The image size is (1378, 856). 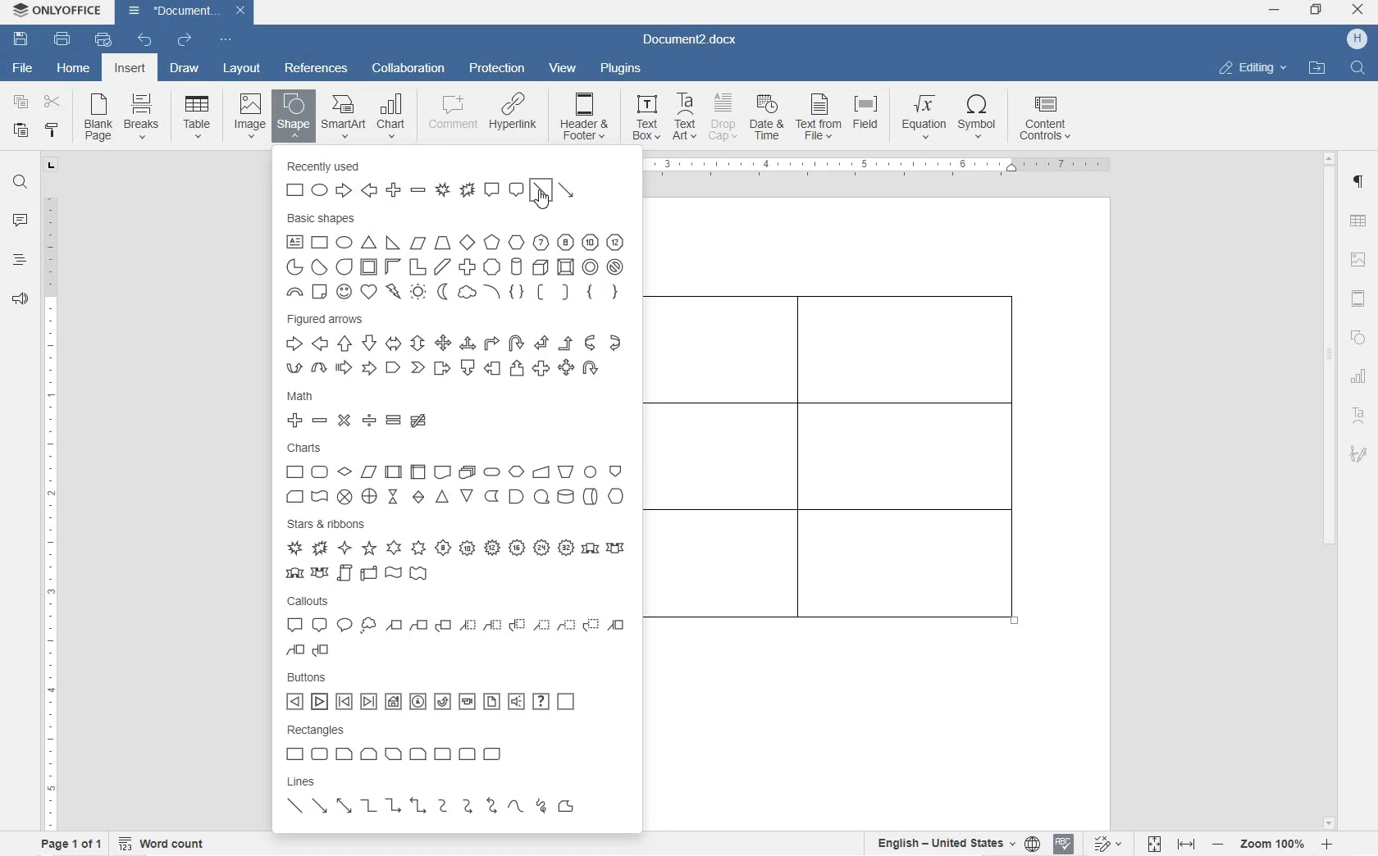 I want to click on copy, so click(x=21, y=104).